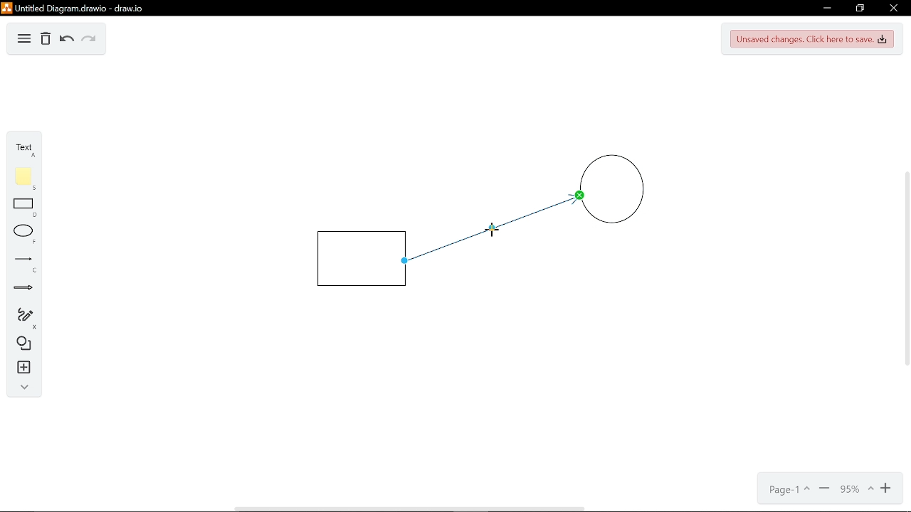  Describe the element at coordinates (21, 387) in the screenshot. I see `Collapse` at that location.